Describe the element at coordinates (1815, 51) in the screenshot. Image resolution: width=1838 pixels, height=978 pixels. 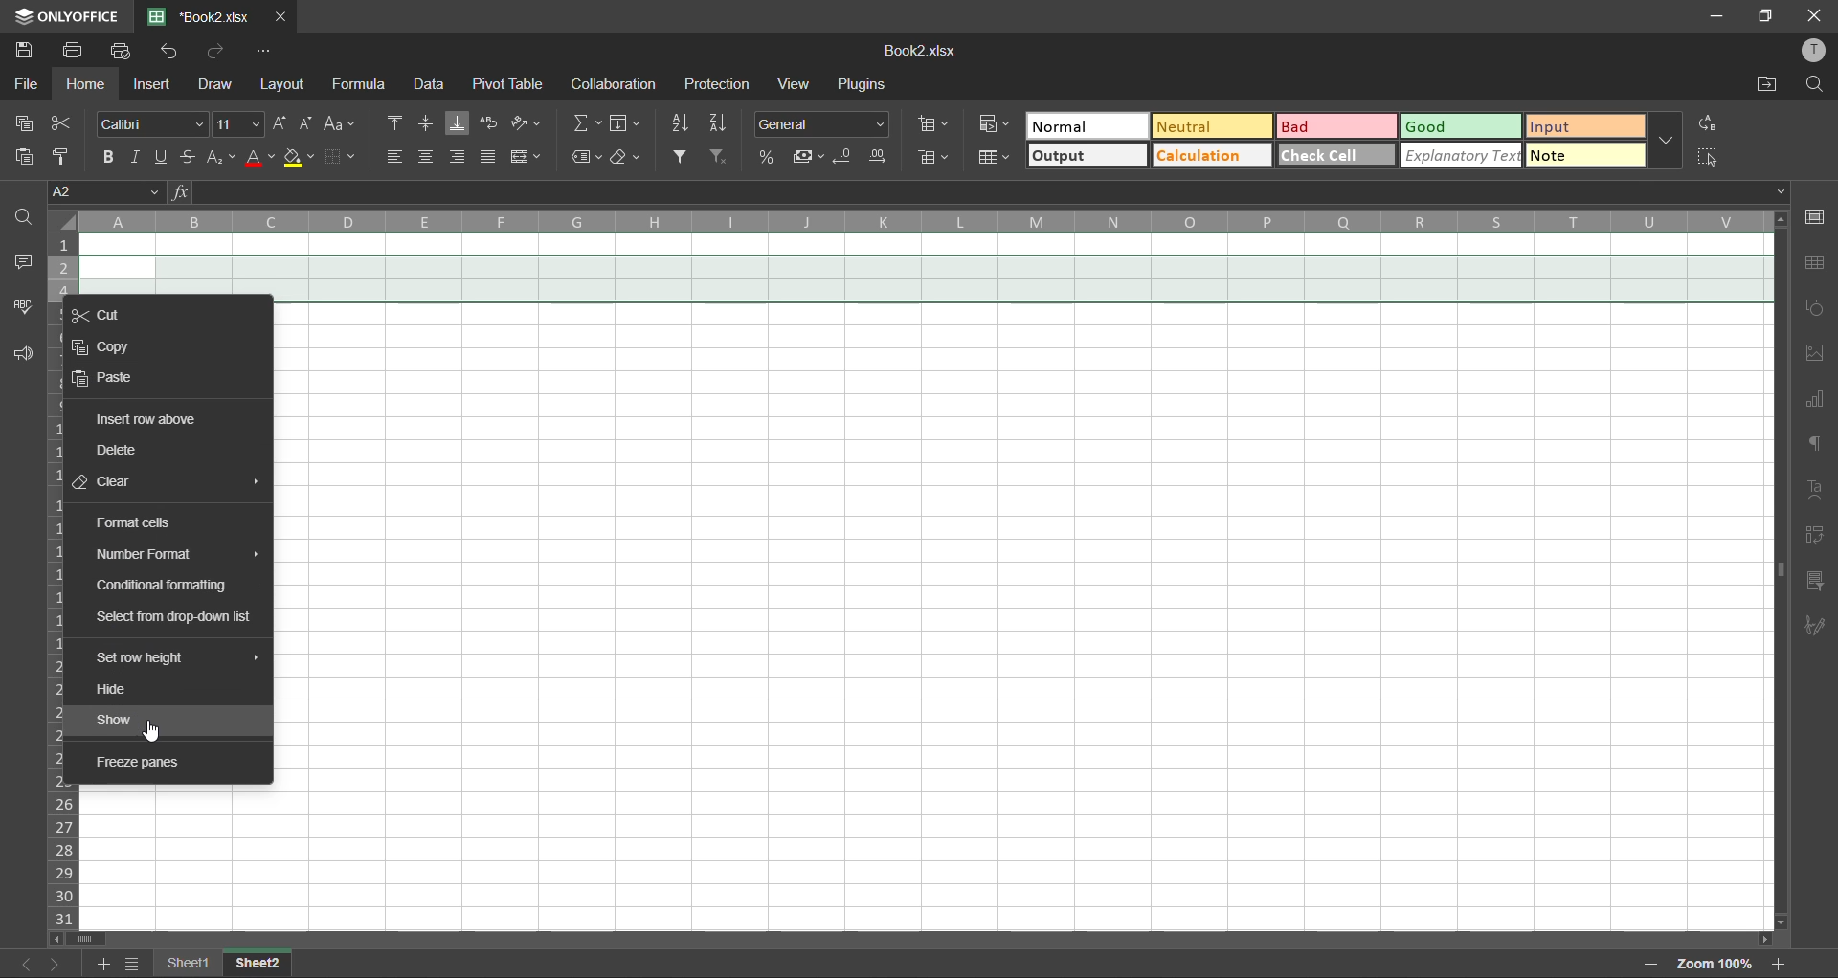
I see `profile` at that location.